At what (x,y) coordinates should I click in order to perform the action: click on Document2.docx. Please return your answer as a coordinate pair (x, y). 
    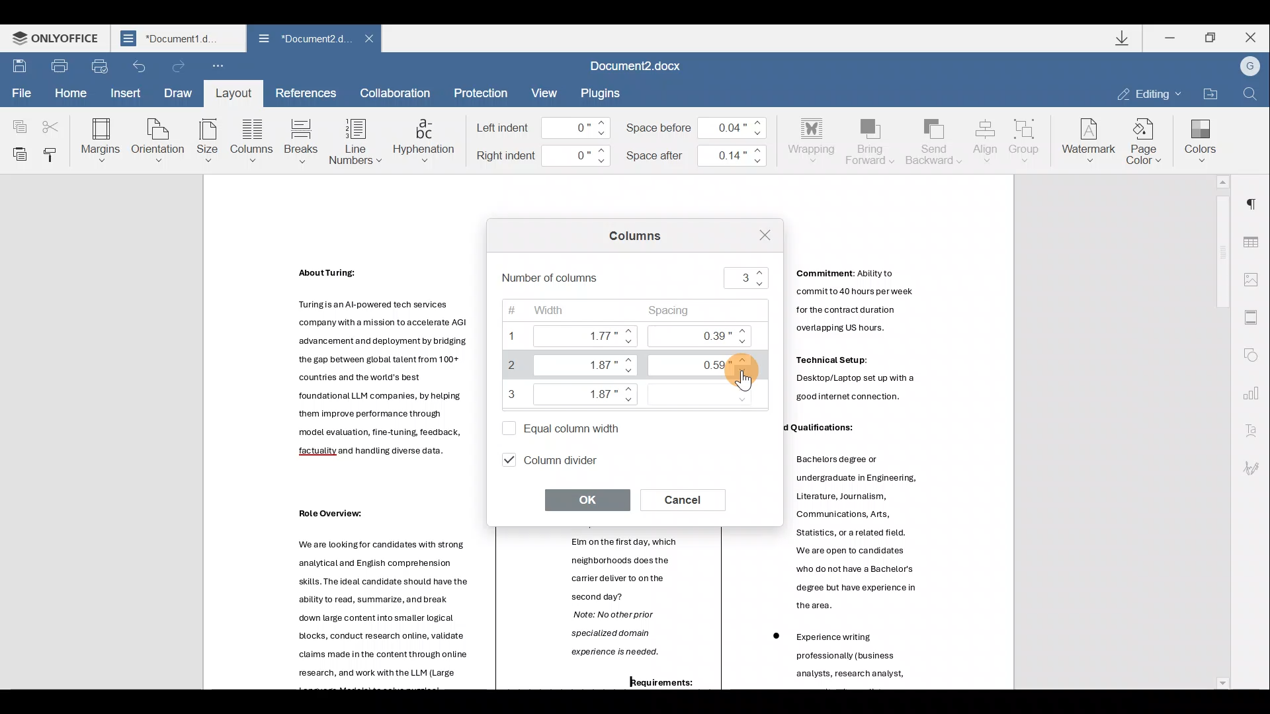
    Looking at the image, I should click on (644, 67).